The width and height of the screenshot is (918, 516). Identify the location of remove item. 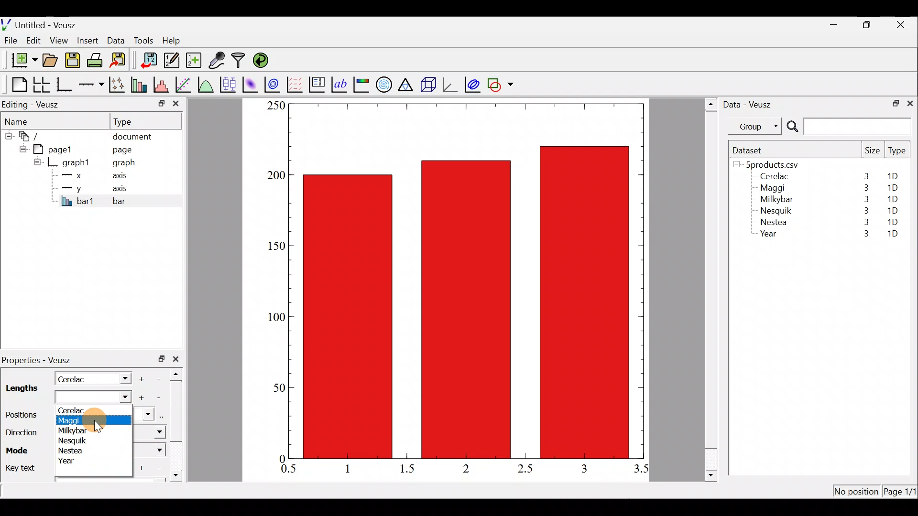
(158, 398).